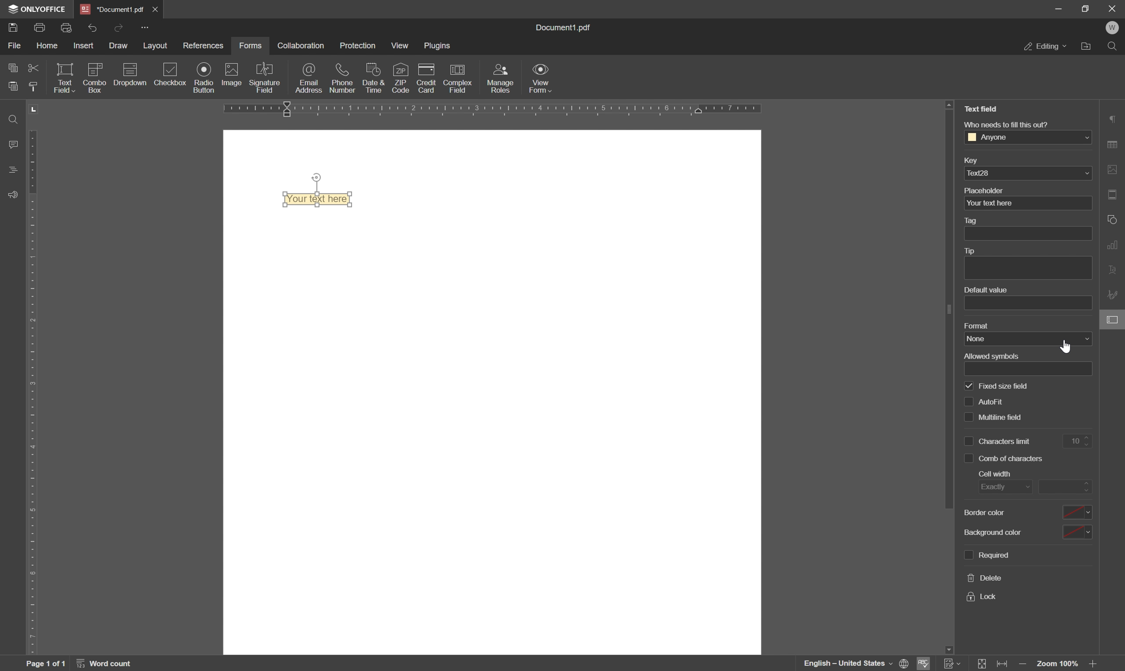 The image size is (1125, 671). What do you see at coordinates (426, 78) in the screenshot?
I see `credit card` at bounding box center [426, 78].